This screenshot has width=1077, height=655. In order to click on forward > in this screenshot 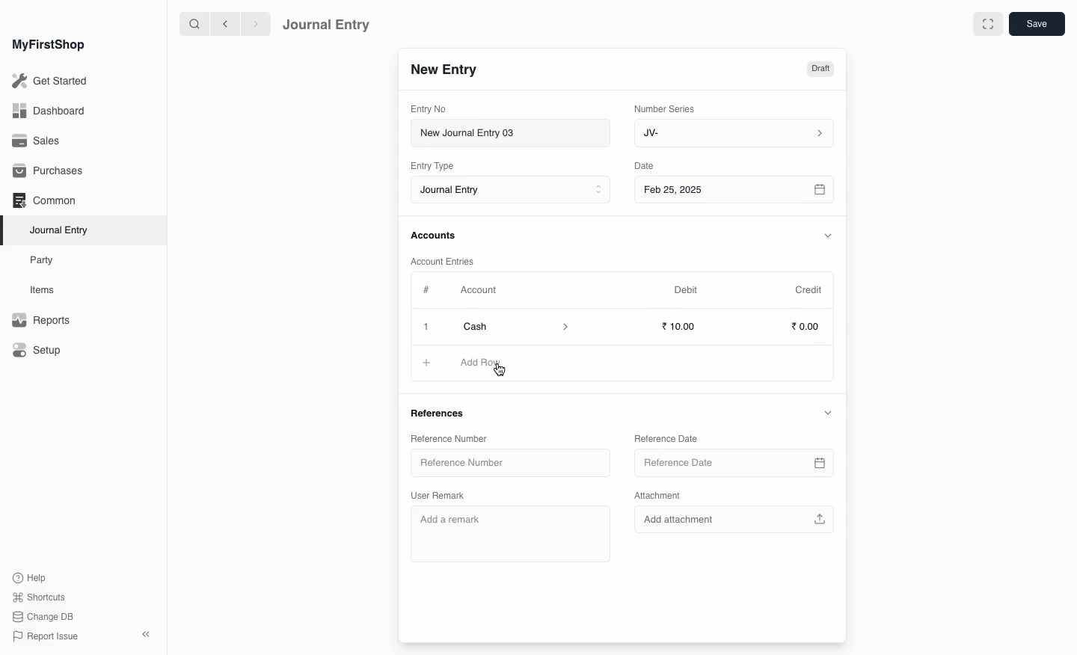, I will do `click(252, 23)`.